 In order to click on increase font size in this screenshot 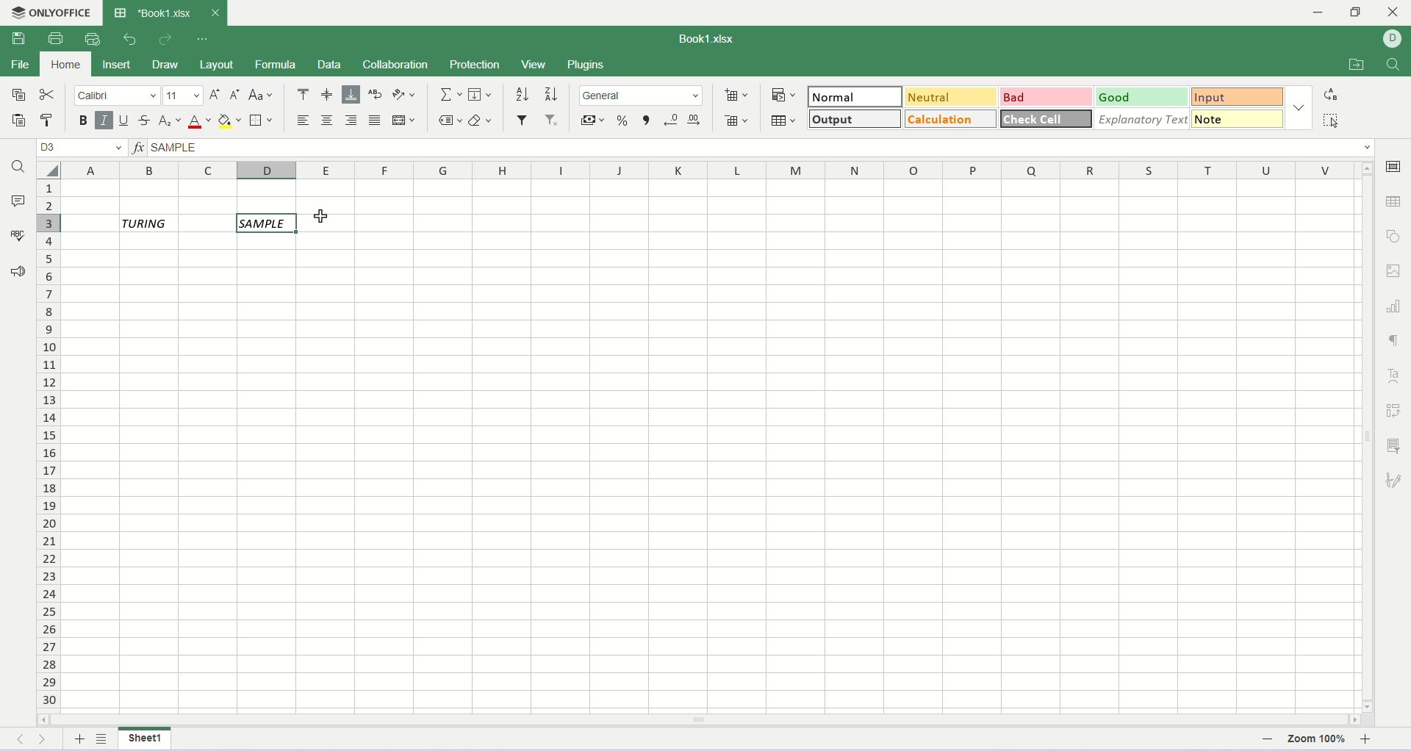, I will do `click(217, 96)`.